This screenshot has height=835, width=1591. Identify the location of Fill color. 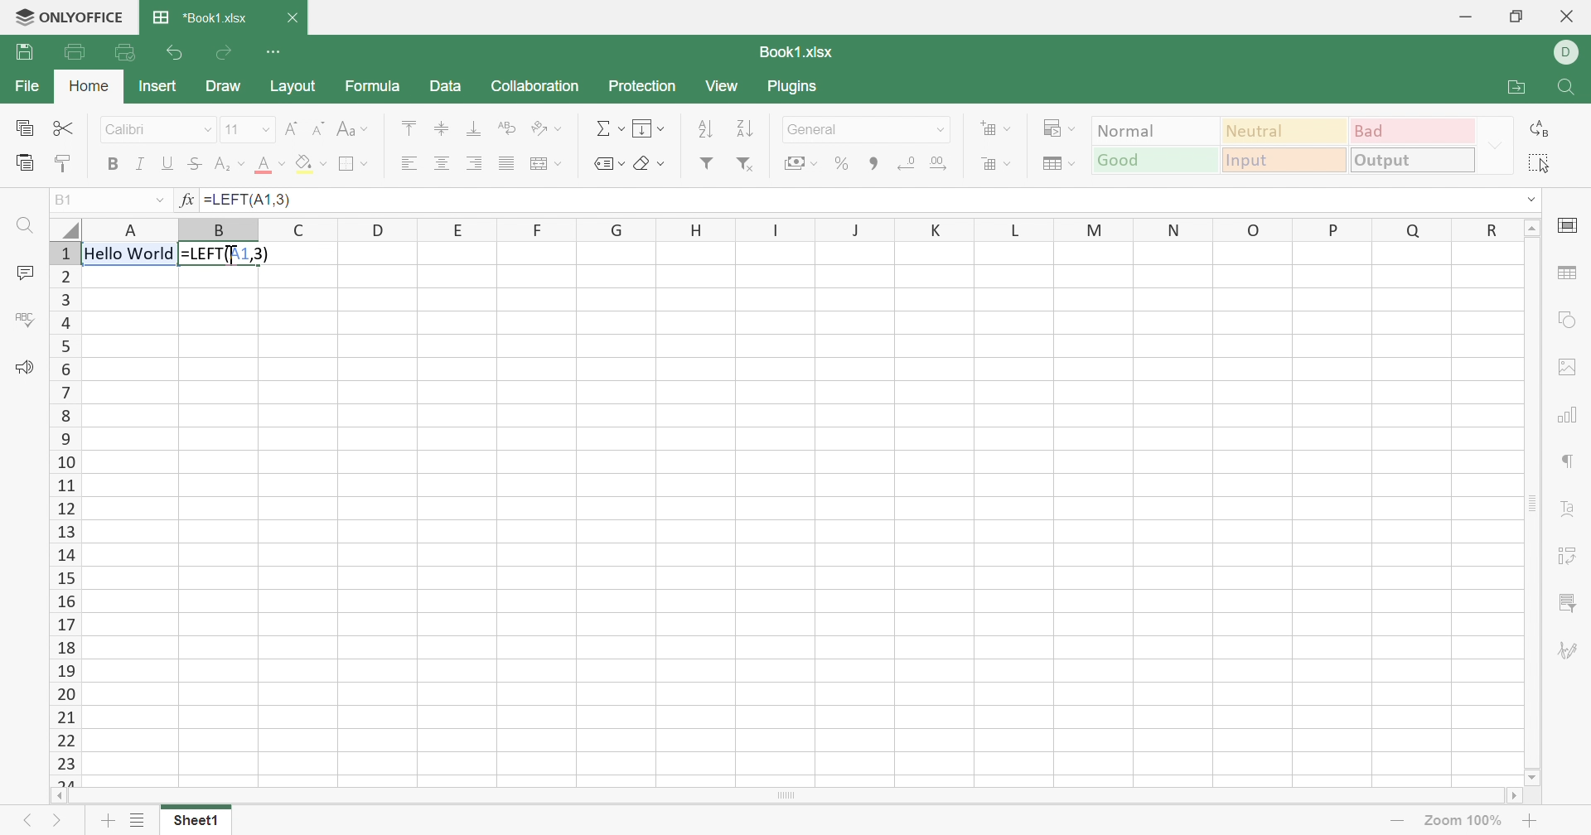
(312, 164).